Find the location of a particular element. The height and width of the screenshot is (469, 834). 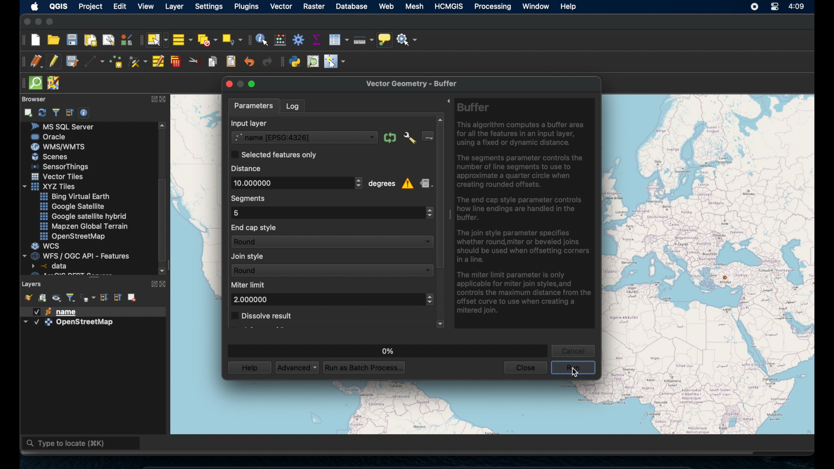

filter legend is located at coordinates (71, 297).